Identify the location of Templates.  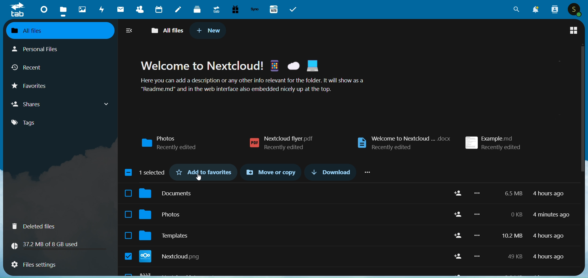
(292, 235).